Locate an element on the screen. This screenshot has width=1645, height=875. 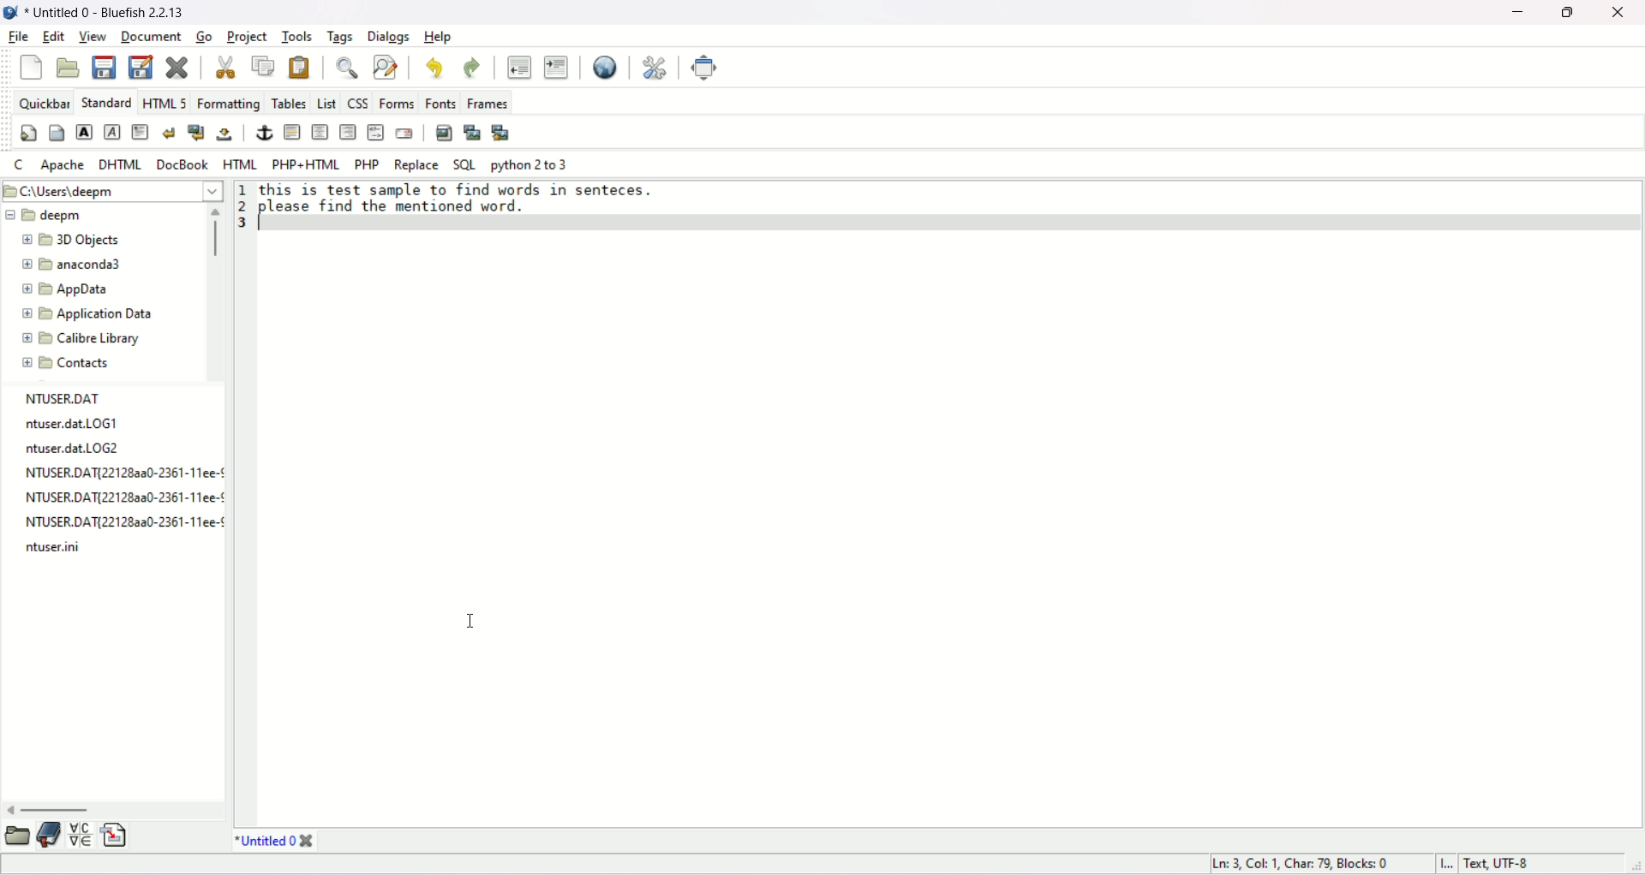
fullscreen is located at coordinates (707, 66).